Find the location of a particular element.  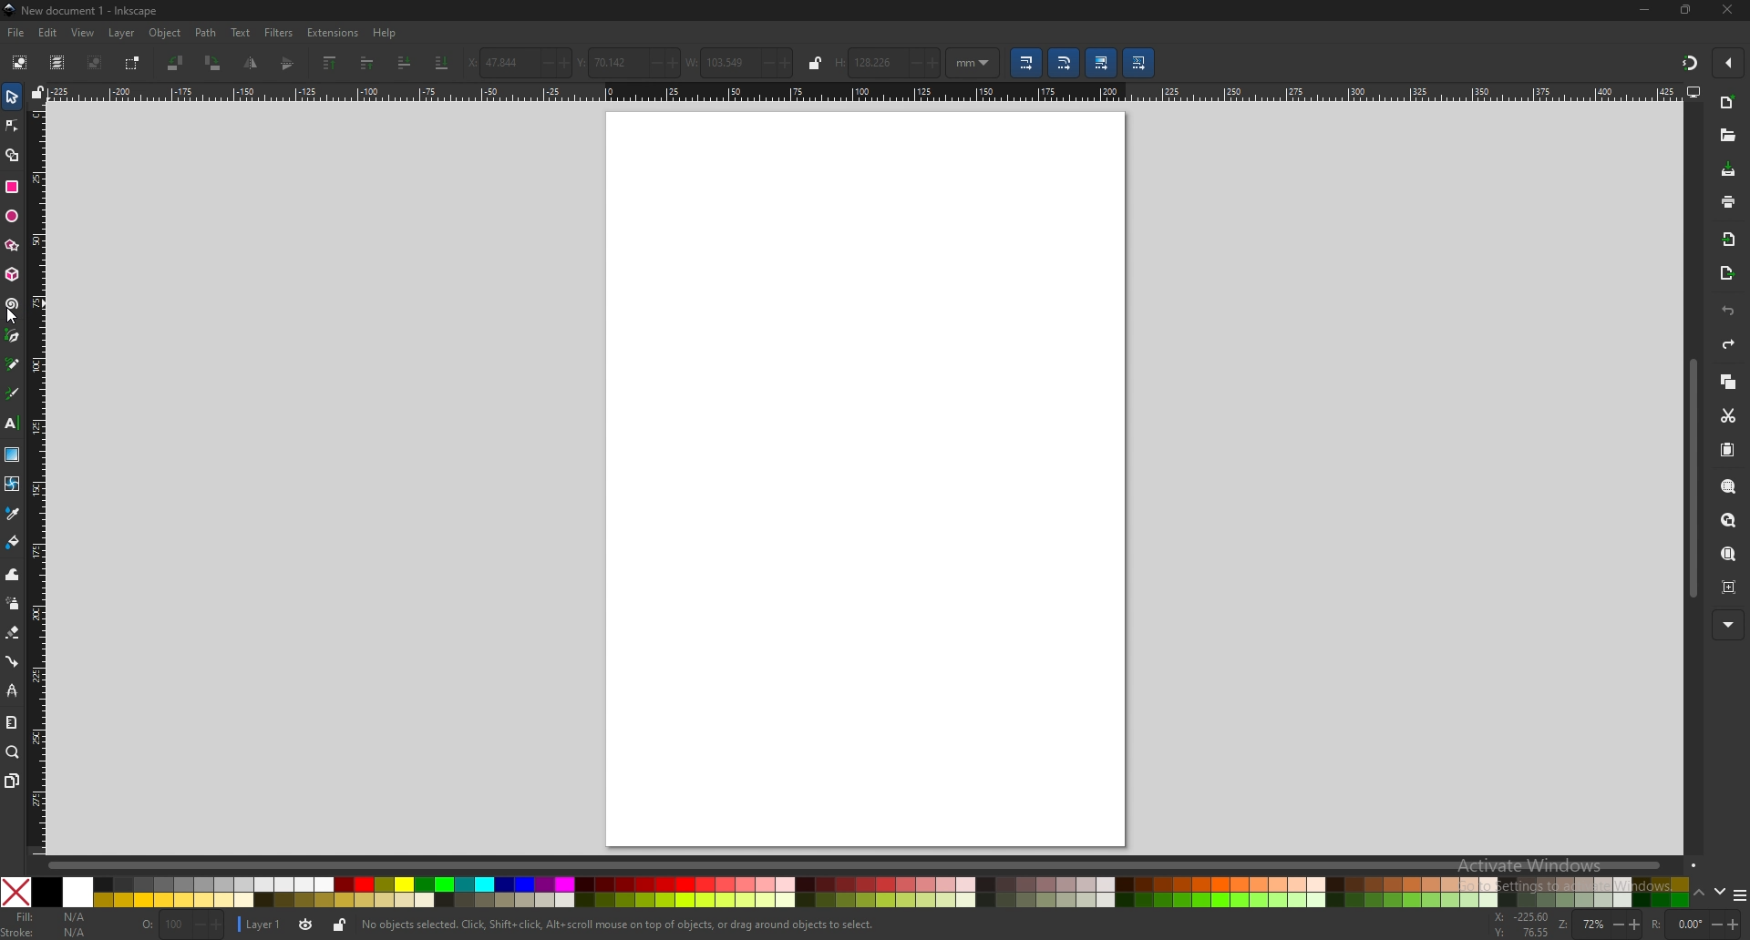

view is located at coordinates (83, 33).